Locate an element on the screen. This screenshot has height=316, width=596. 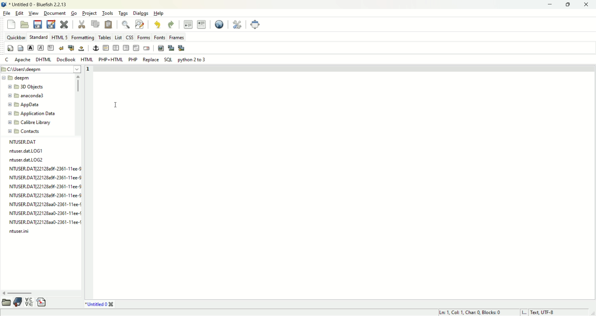
new folder is located at coordinates (39, 114).